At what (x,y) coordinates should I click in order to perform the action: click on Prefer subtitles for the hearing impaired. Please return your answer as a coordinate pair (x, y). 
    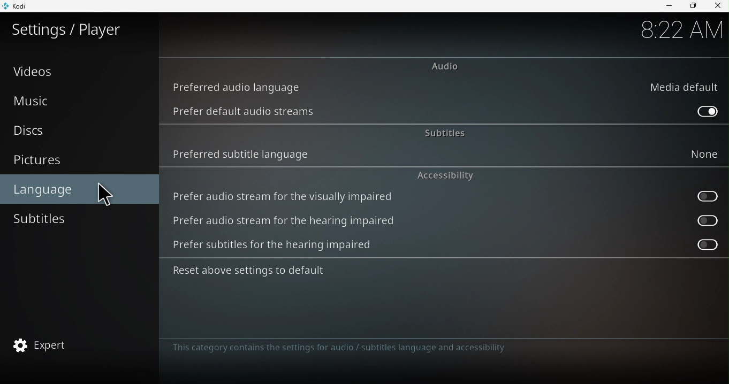
    Looking at the image, I should click on (284, 247).